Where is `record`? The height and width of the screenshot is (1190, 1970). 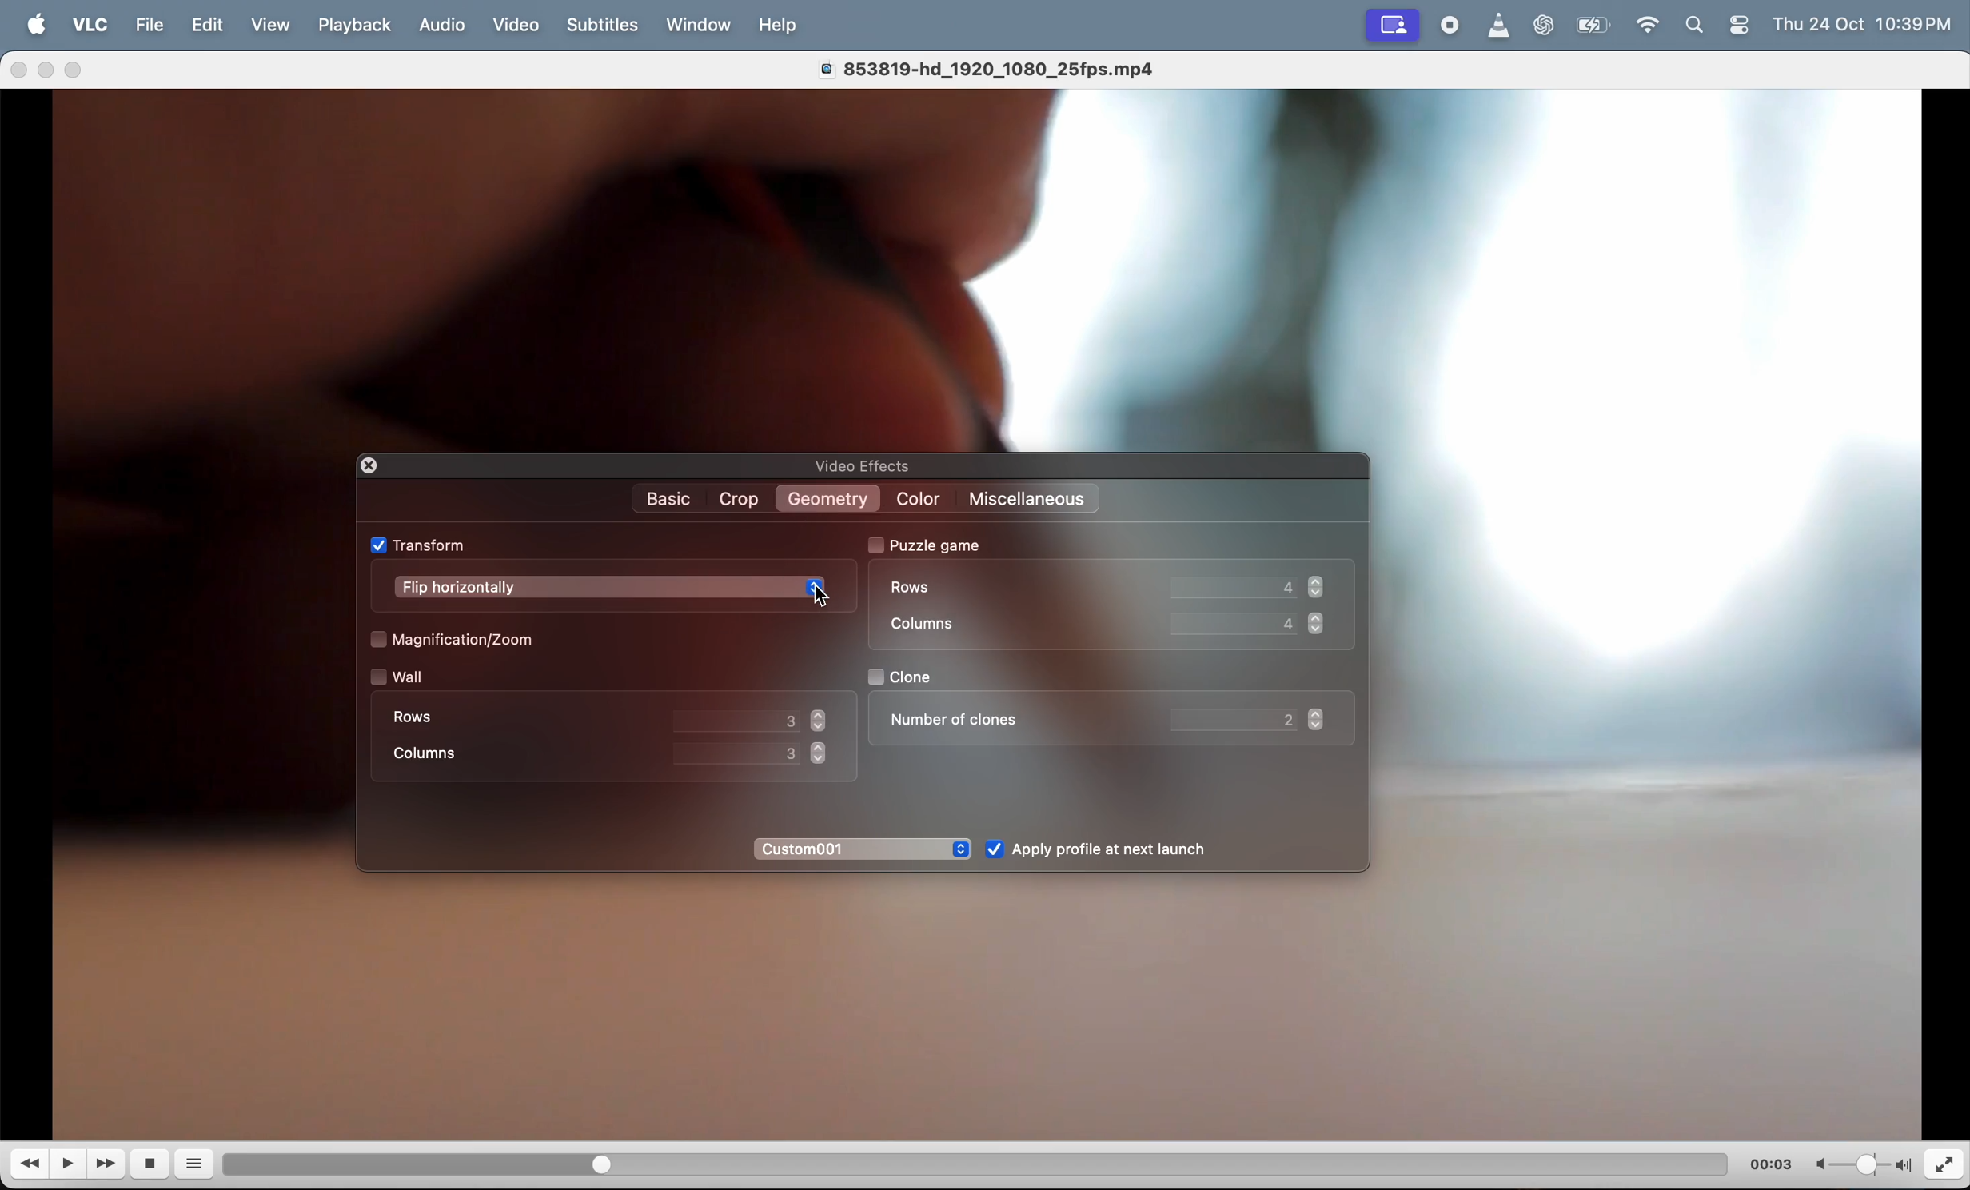 record is located at coordinates (1450, 26).